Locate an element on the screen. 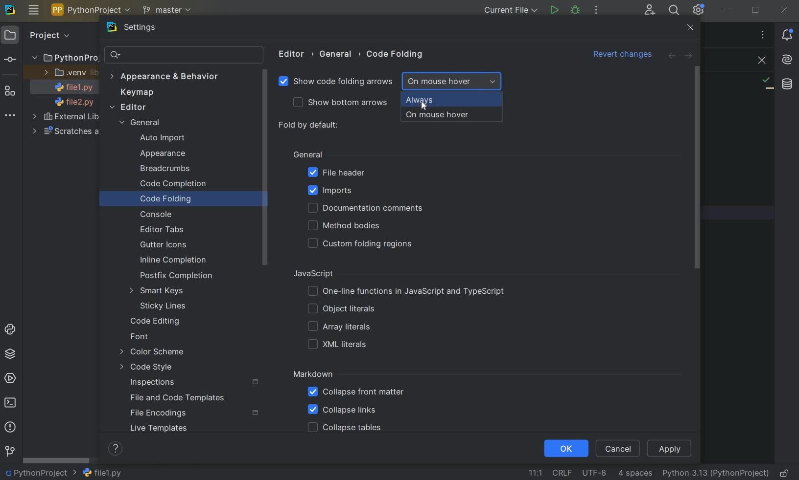 The height and width of the screenshot is (480, 799). .VENV is located at coordinates (70, 73).